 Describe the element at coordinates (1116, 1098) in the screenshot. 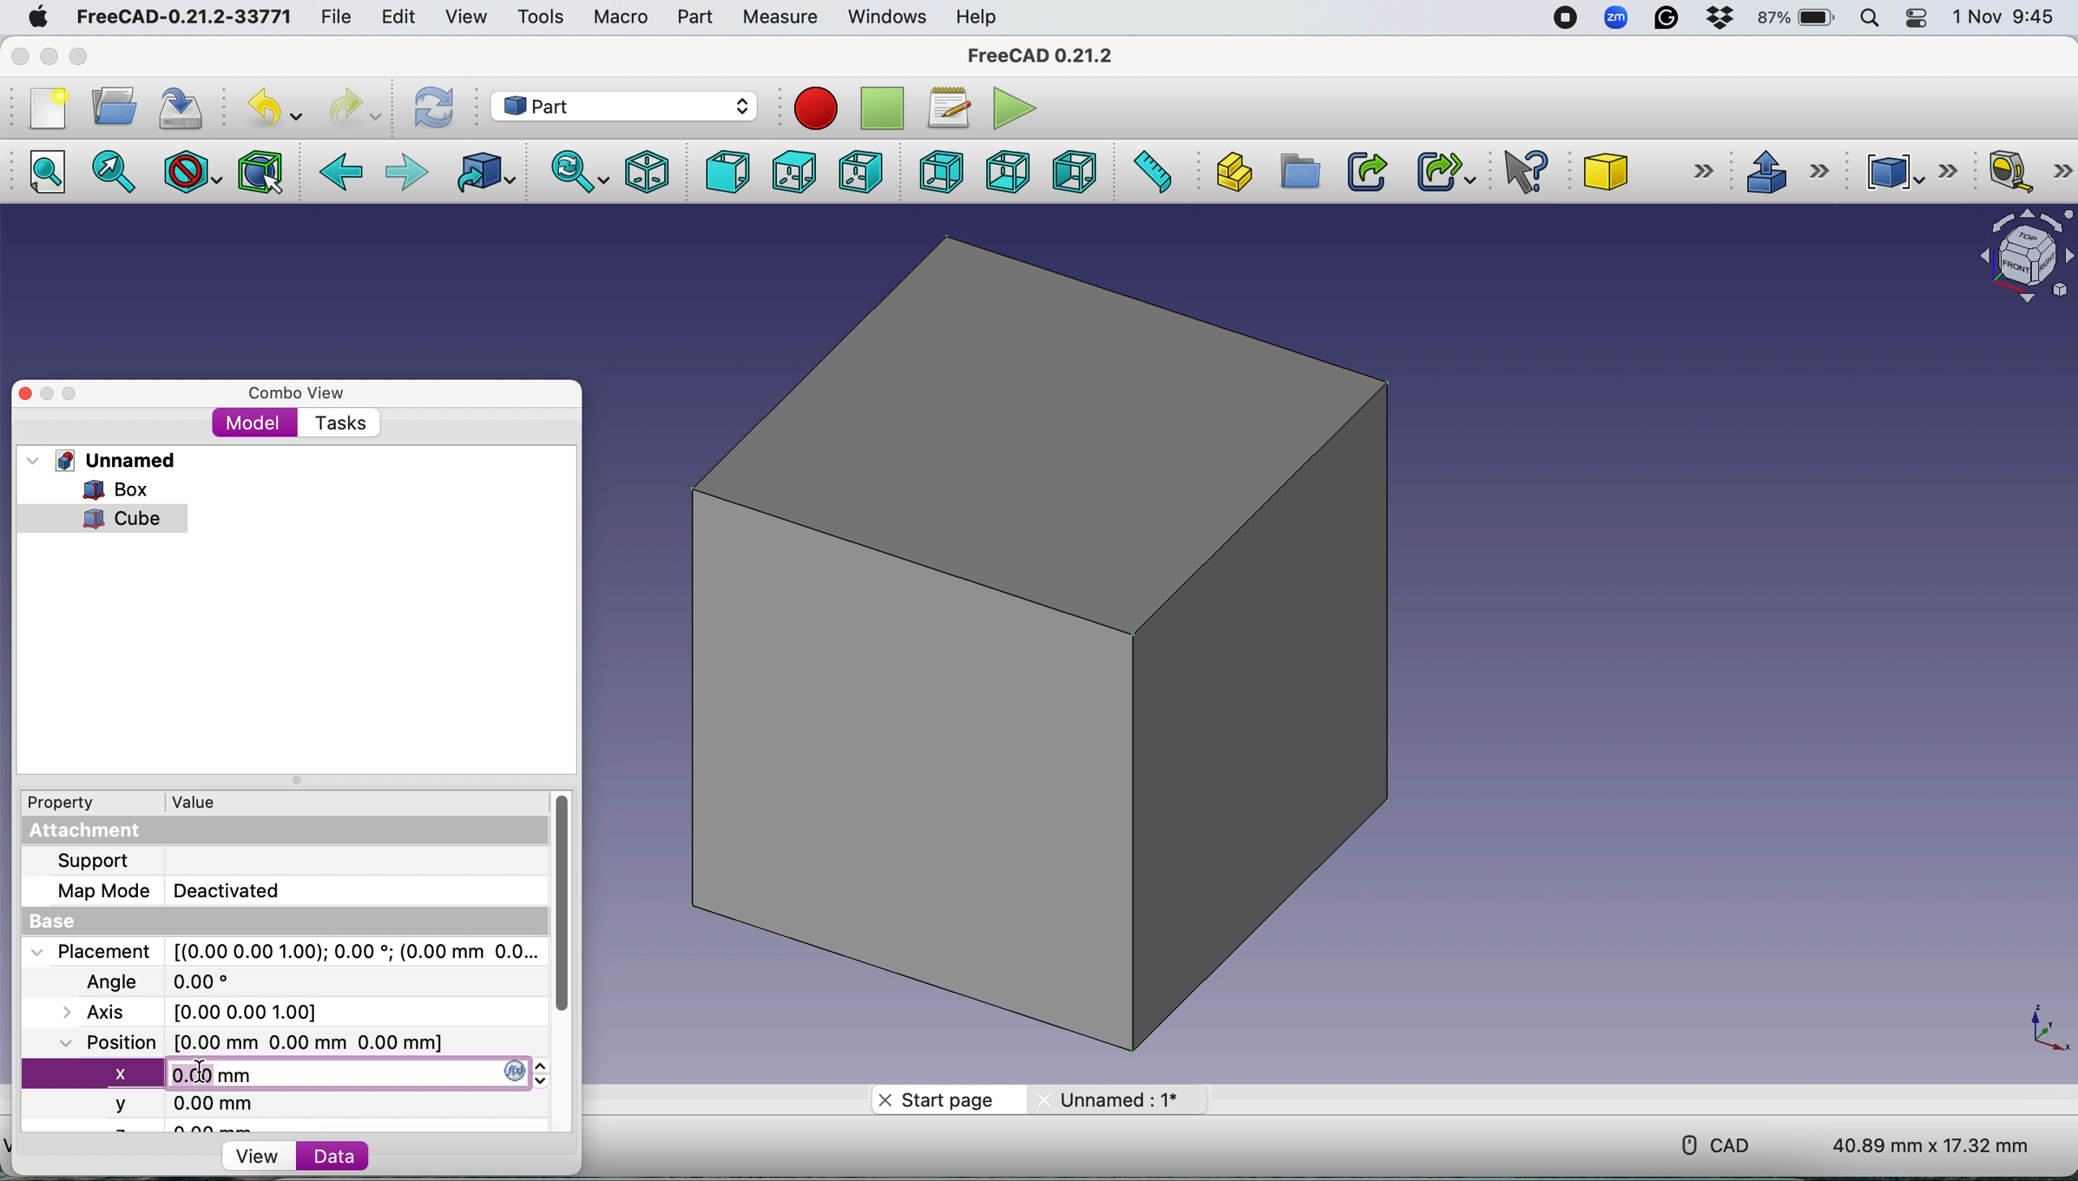

I see `Unnamed` at that location.